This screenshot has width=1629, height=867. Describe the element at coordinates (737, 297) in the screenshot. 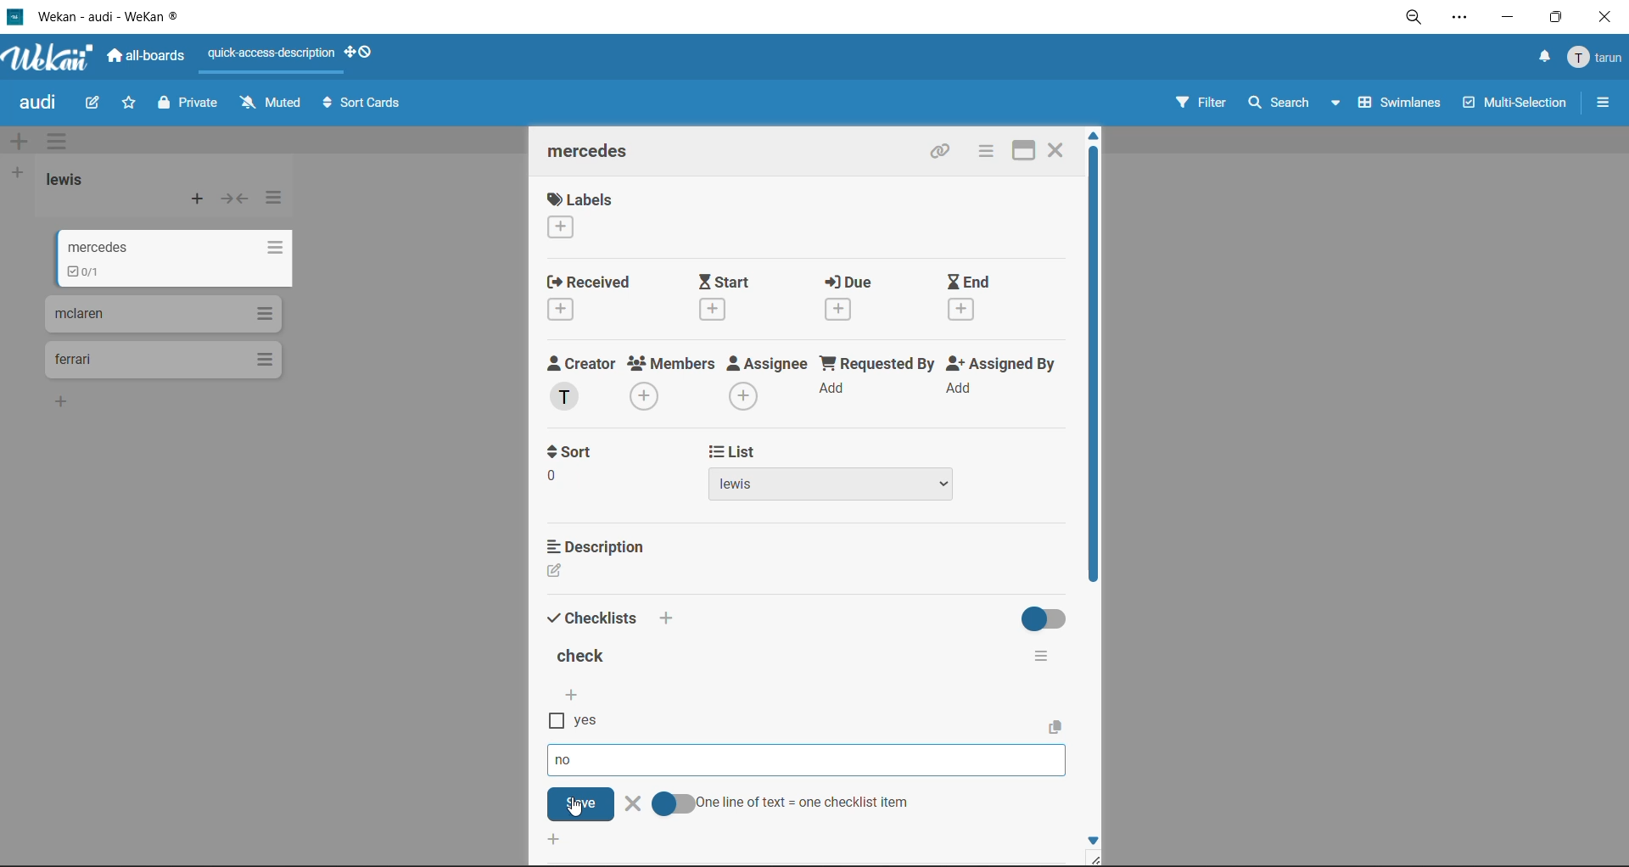

I see `start` at that location.